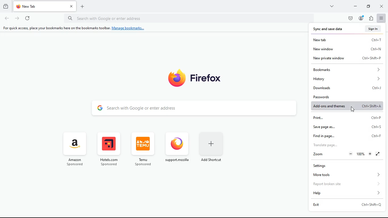  Describe the element at coordinates (82, 7) in the screenshot. I see `open new tab` at that location.